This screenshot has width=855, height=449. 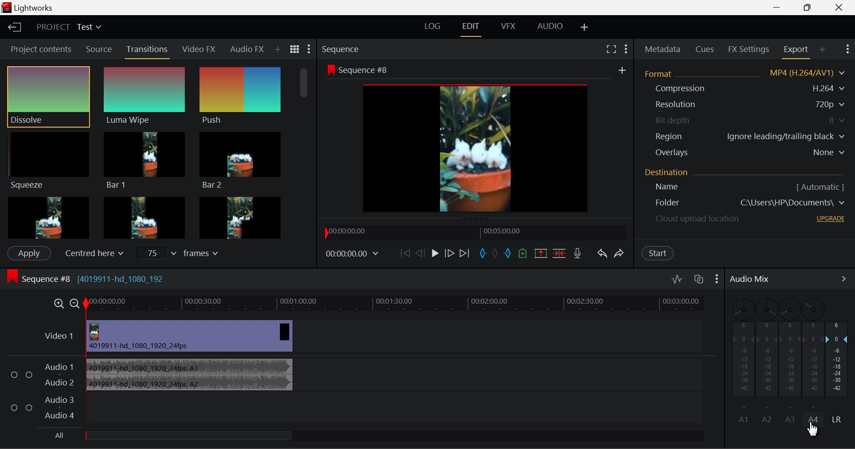 I want to click on Toggle audio levels editing, so click(x=676, y=281).